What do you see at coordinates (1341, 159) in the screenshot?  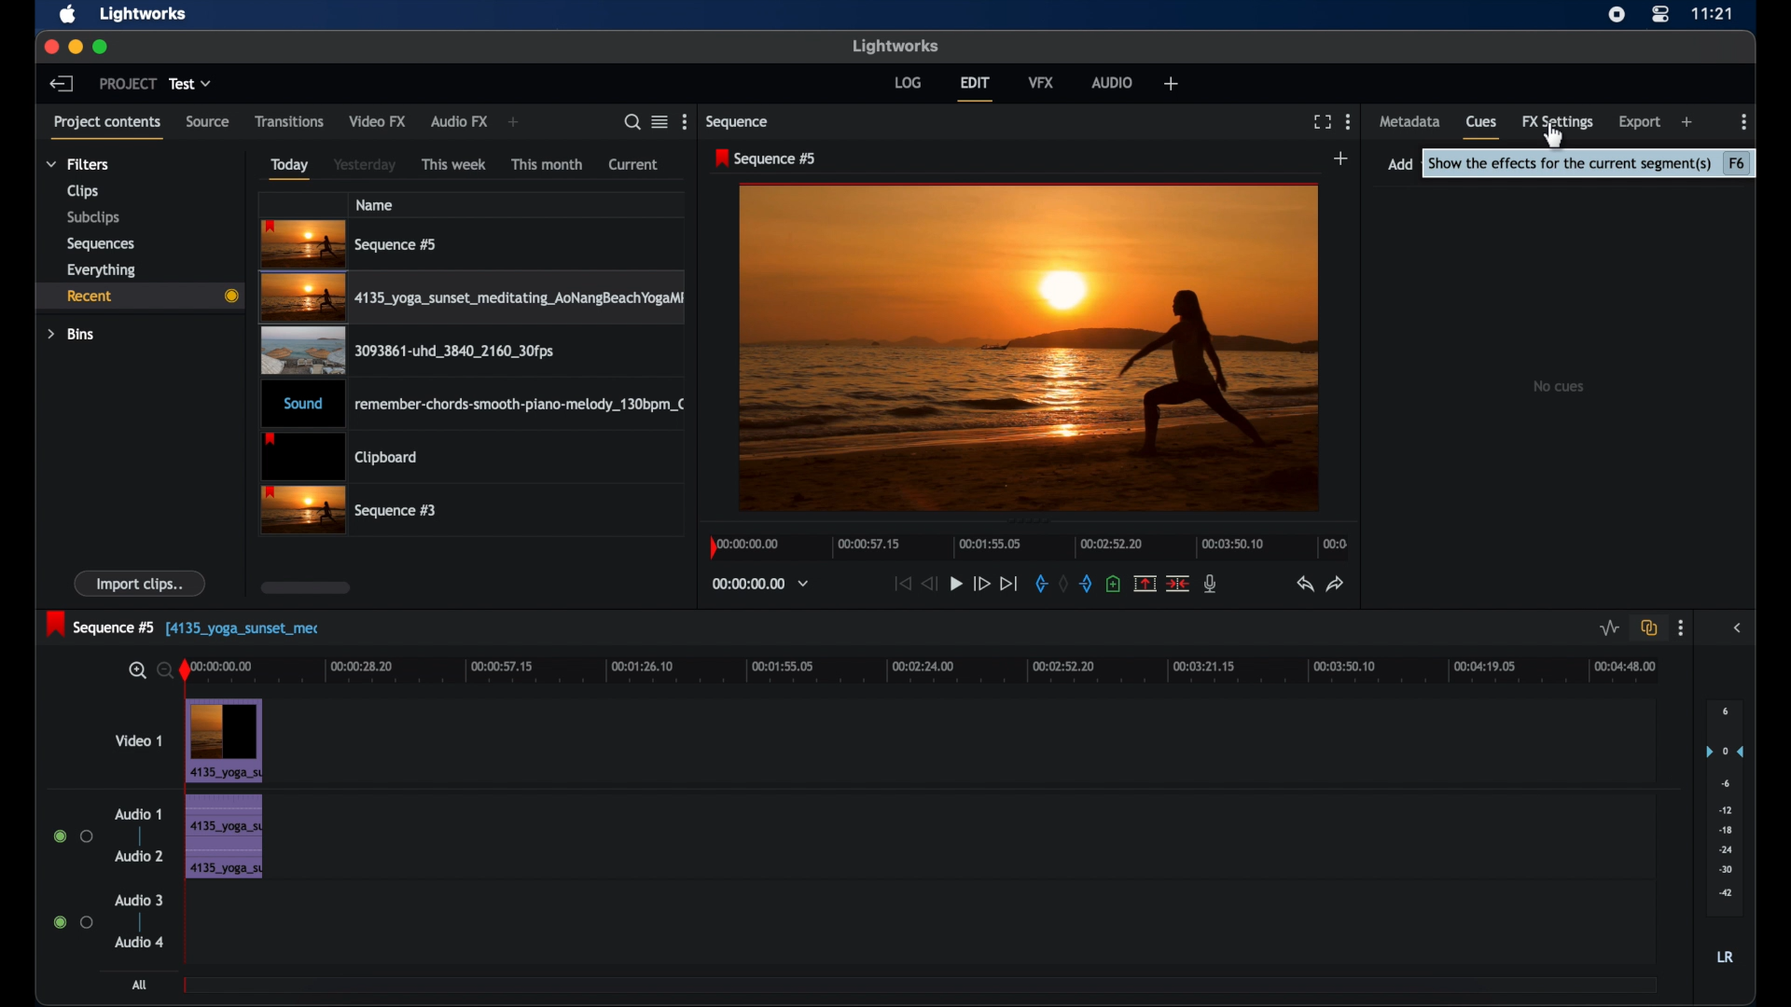 I see `add` at bounding box center [1341, 159].